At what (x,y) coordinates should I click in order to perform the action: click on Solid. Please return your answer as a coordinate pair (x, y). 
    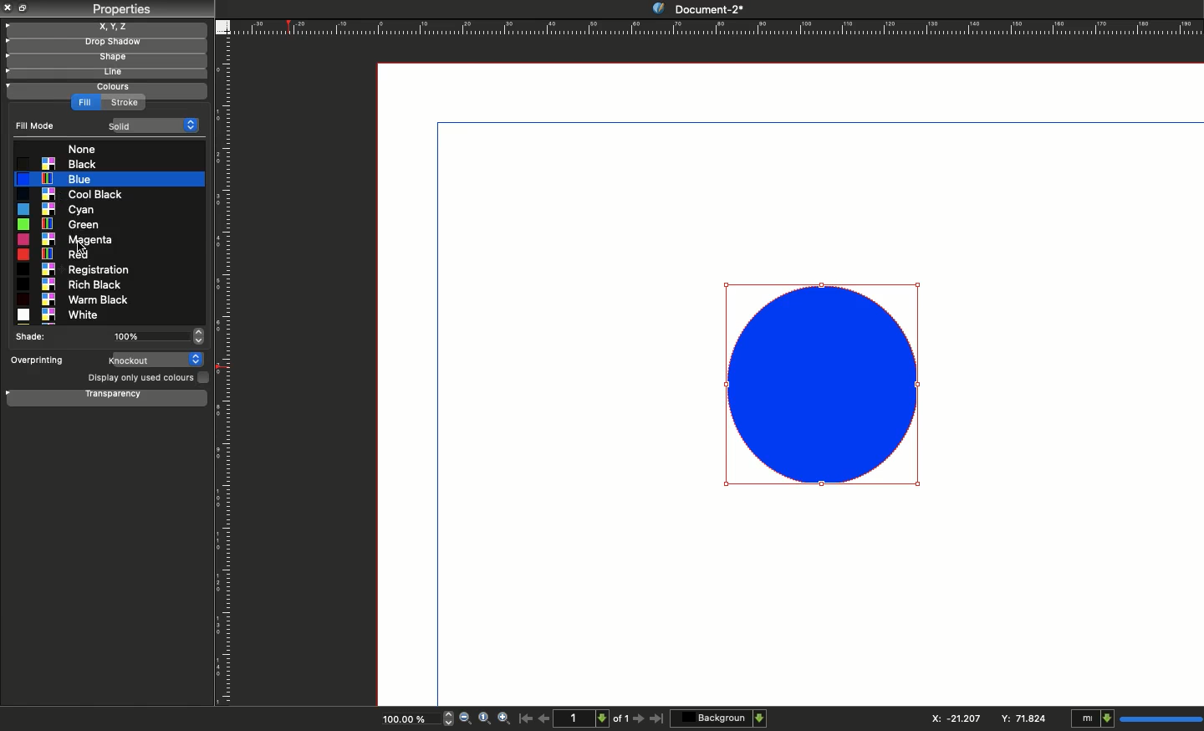
    Looking at the image, I should click on (152, 125).